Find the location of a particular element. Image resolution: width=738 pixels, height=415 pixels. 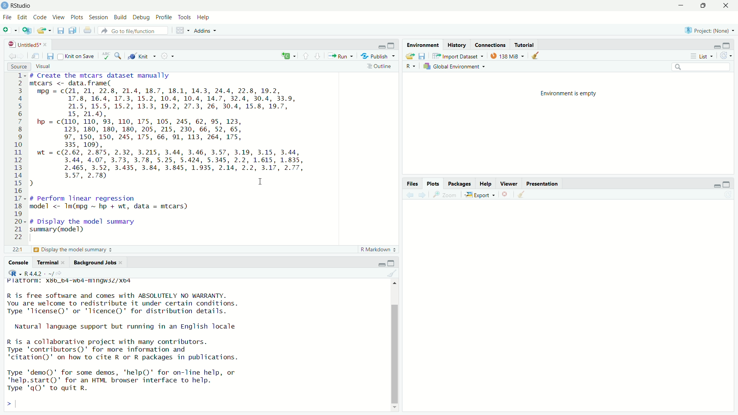

138MB is located at coordinates (509, 57).